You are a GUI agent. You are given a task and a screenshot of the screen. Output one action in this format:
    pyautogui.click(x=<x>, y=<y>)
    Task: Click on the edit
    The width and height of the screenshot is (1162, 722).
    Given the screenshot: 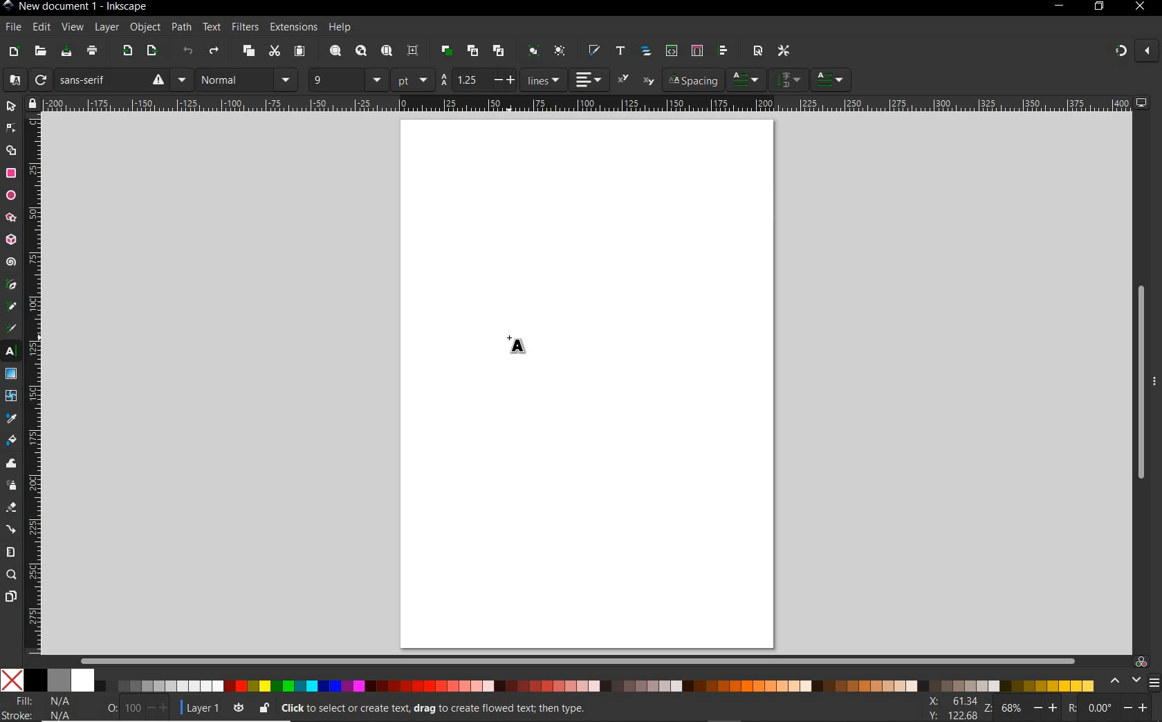 What is the action you would take?
    pyautogui.click(x=41, y=28)
    